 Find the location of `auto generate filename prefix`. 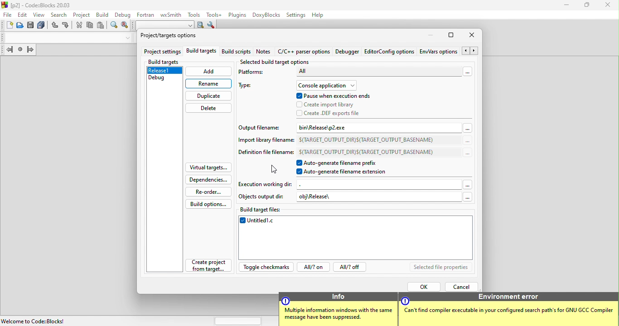

auto generate filename prefix is located at coordinates (347, 163).